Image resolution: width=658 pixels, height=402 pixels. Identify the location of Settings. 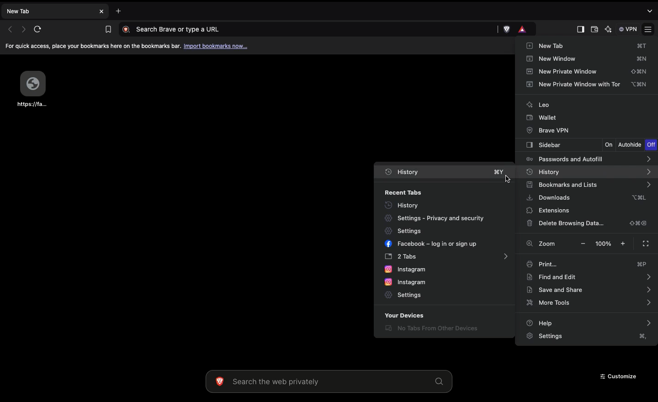
(404, 295).